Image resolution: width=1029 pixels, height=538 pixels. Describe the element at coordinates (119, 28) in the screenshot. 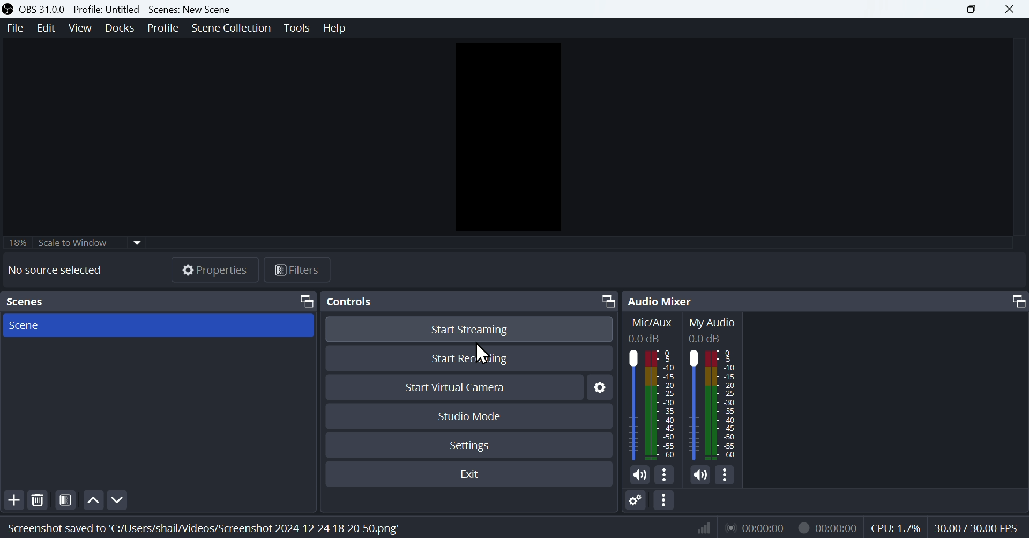

I see `Docks` at that location.